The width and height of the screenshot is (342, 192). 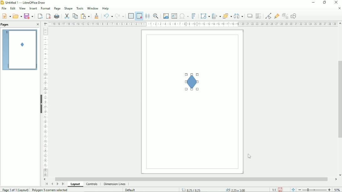 What do you see at coordinates (24, 3) in the screenshot?
I see `Title` at bounding box center [24, 3].